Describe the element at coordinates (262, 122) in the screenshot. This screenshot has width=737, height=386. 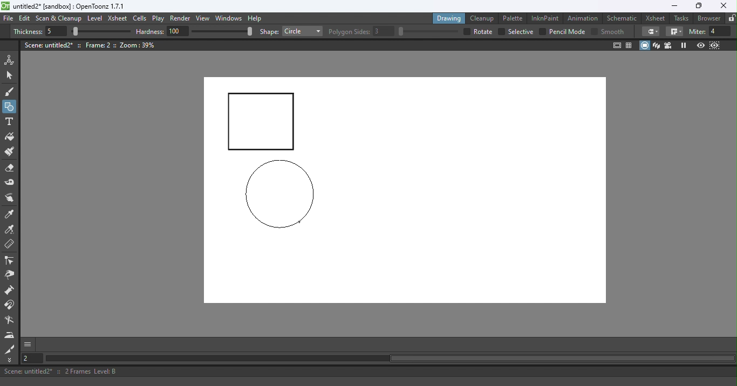
I see `Rectangle drawn` at that location.